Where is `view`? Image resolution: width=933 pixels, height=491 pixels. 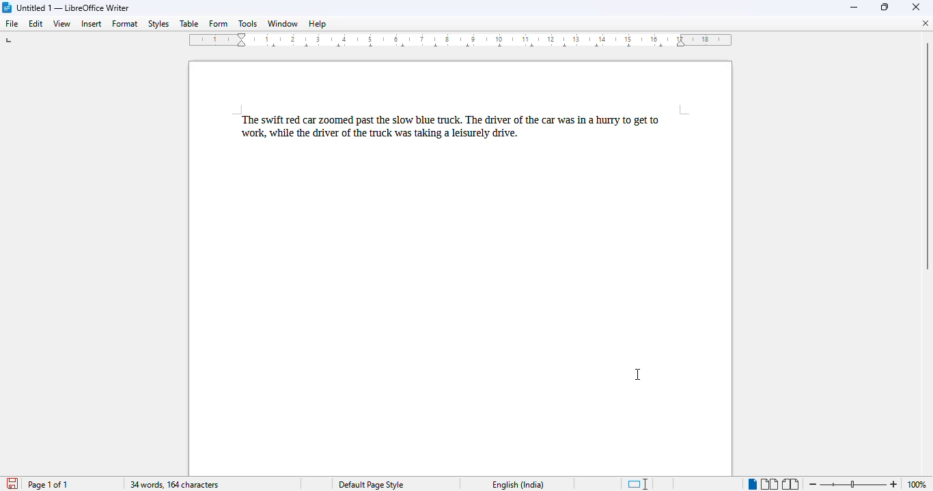 view is located at coordinates (61, 23).